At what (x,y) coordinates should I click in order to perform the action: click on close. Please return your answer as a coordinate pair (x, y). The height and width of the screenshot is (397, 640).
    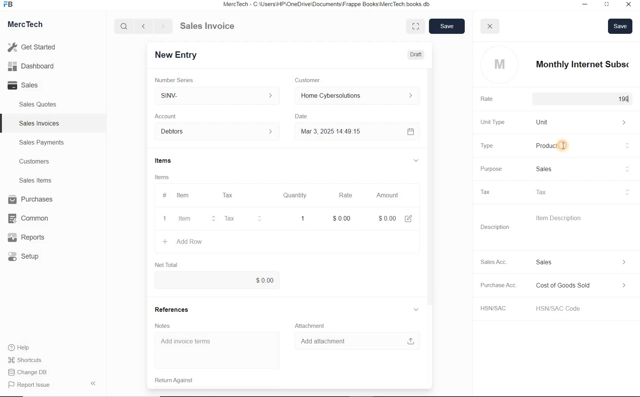
    Looking at the image, I should click on (490, 26).